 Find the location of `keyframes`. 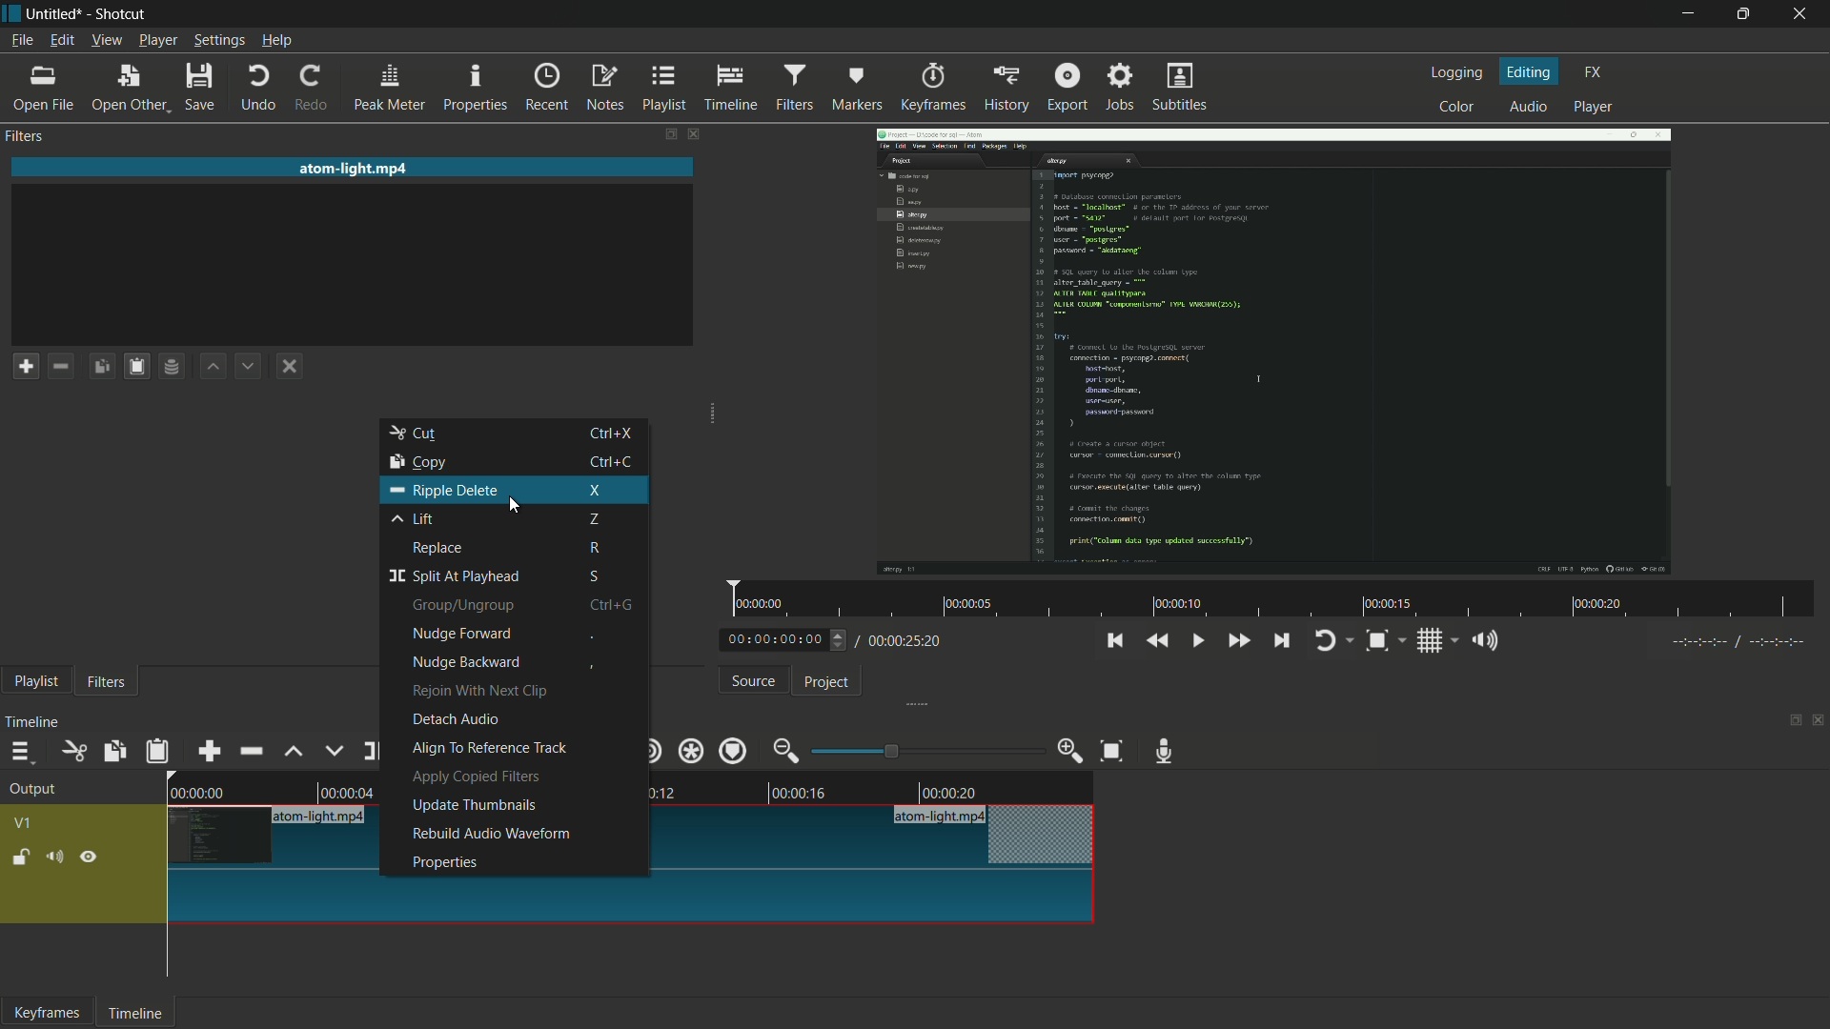

keyframes is located at coordinates (933, 89).